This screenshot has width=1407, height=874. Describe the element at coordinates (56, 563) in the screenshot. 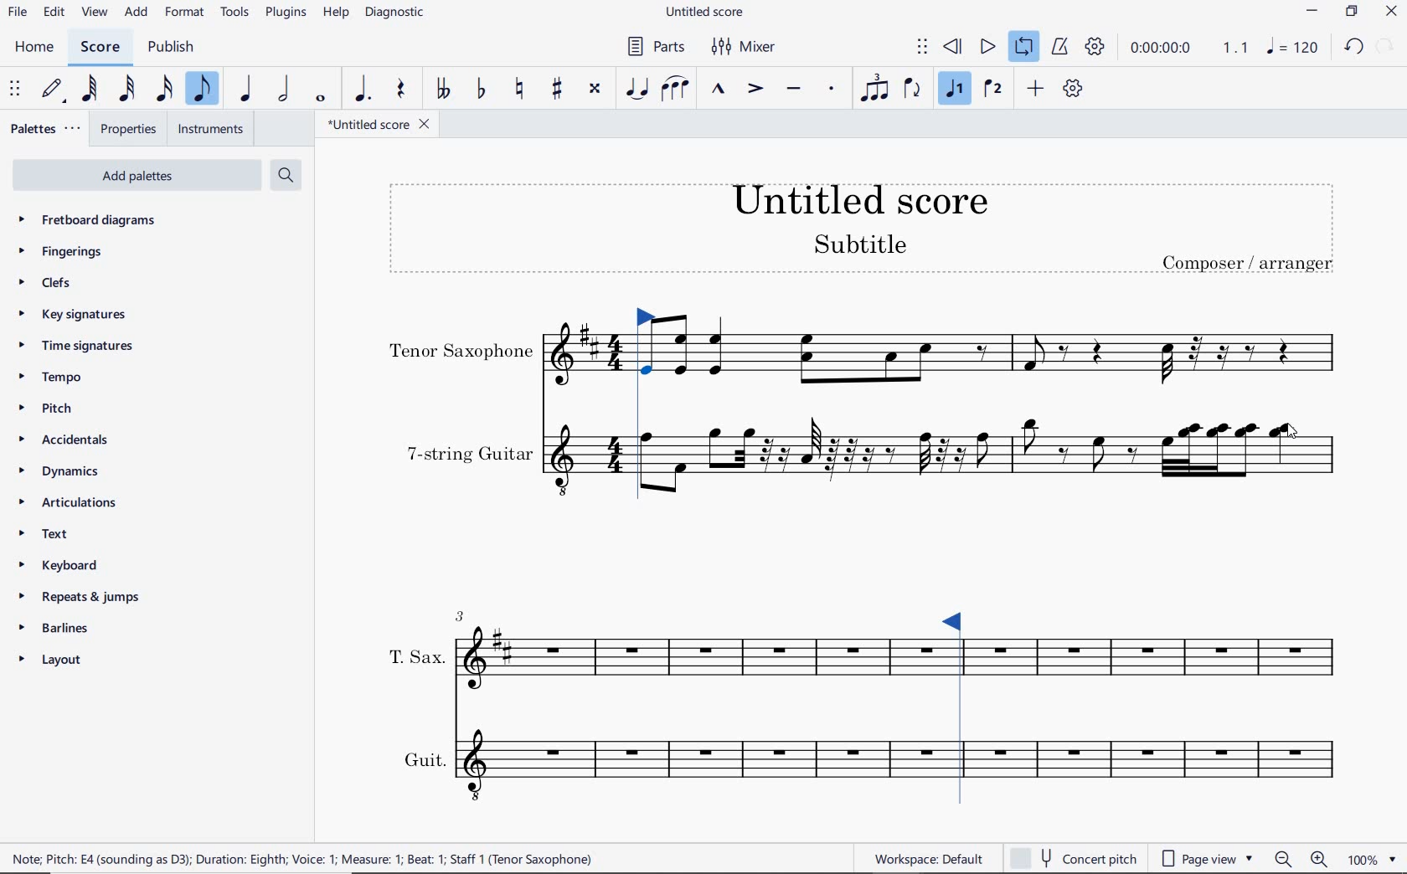

I see `KEYBOARD` at that location.